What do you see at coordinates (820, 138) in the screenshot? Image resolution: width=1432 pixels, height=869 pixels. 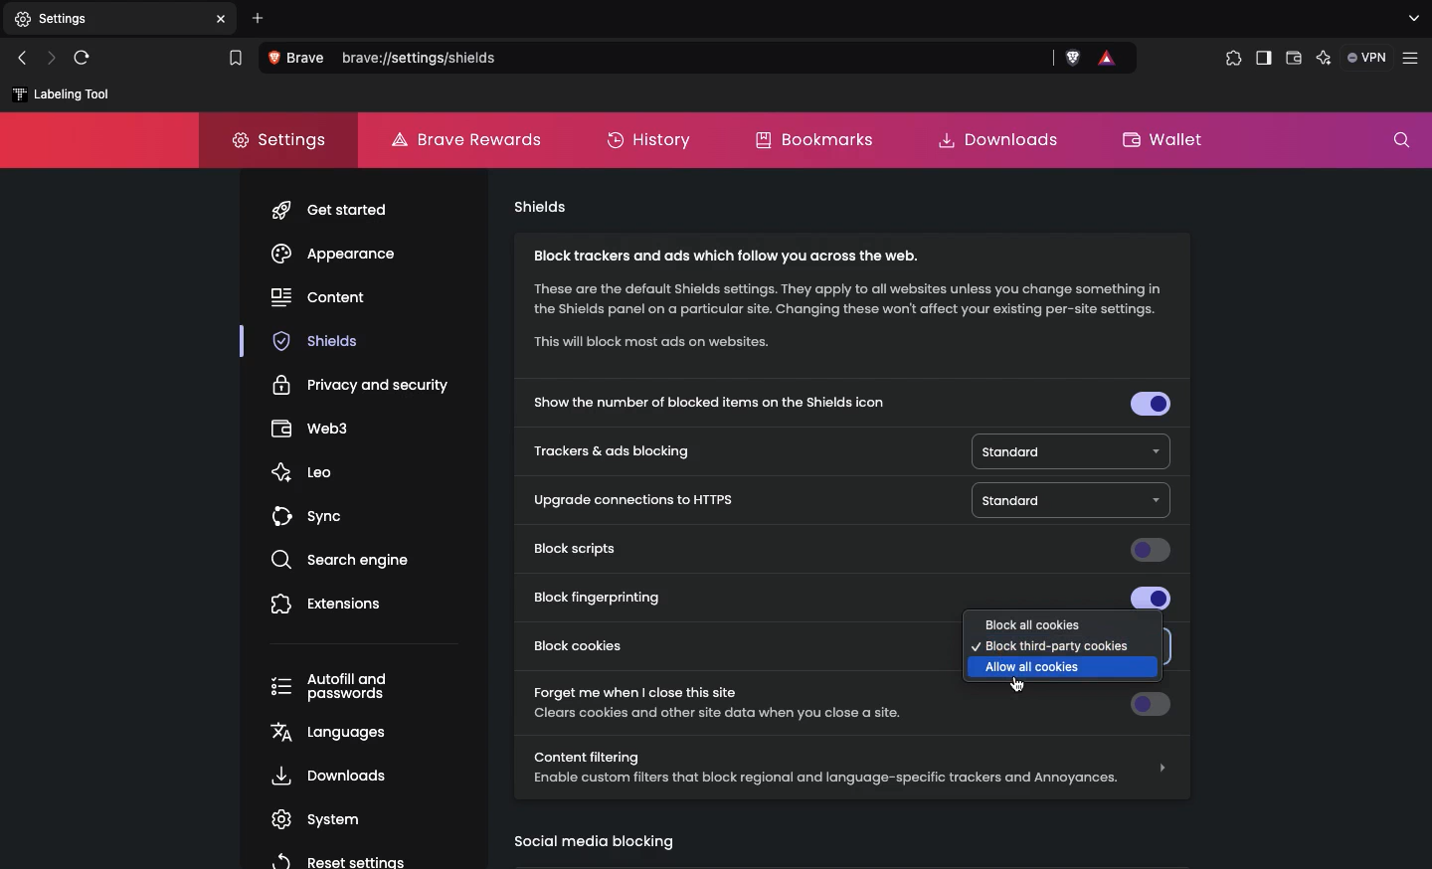 I see `Bookmarks` at bounding box center [820, 138].